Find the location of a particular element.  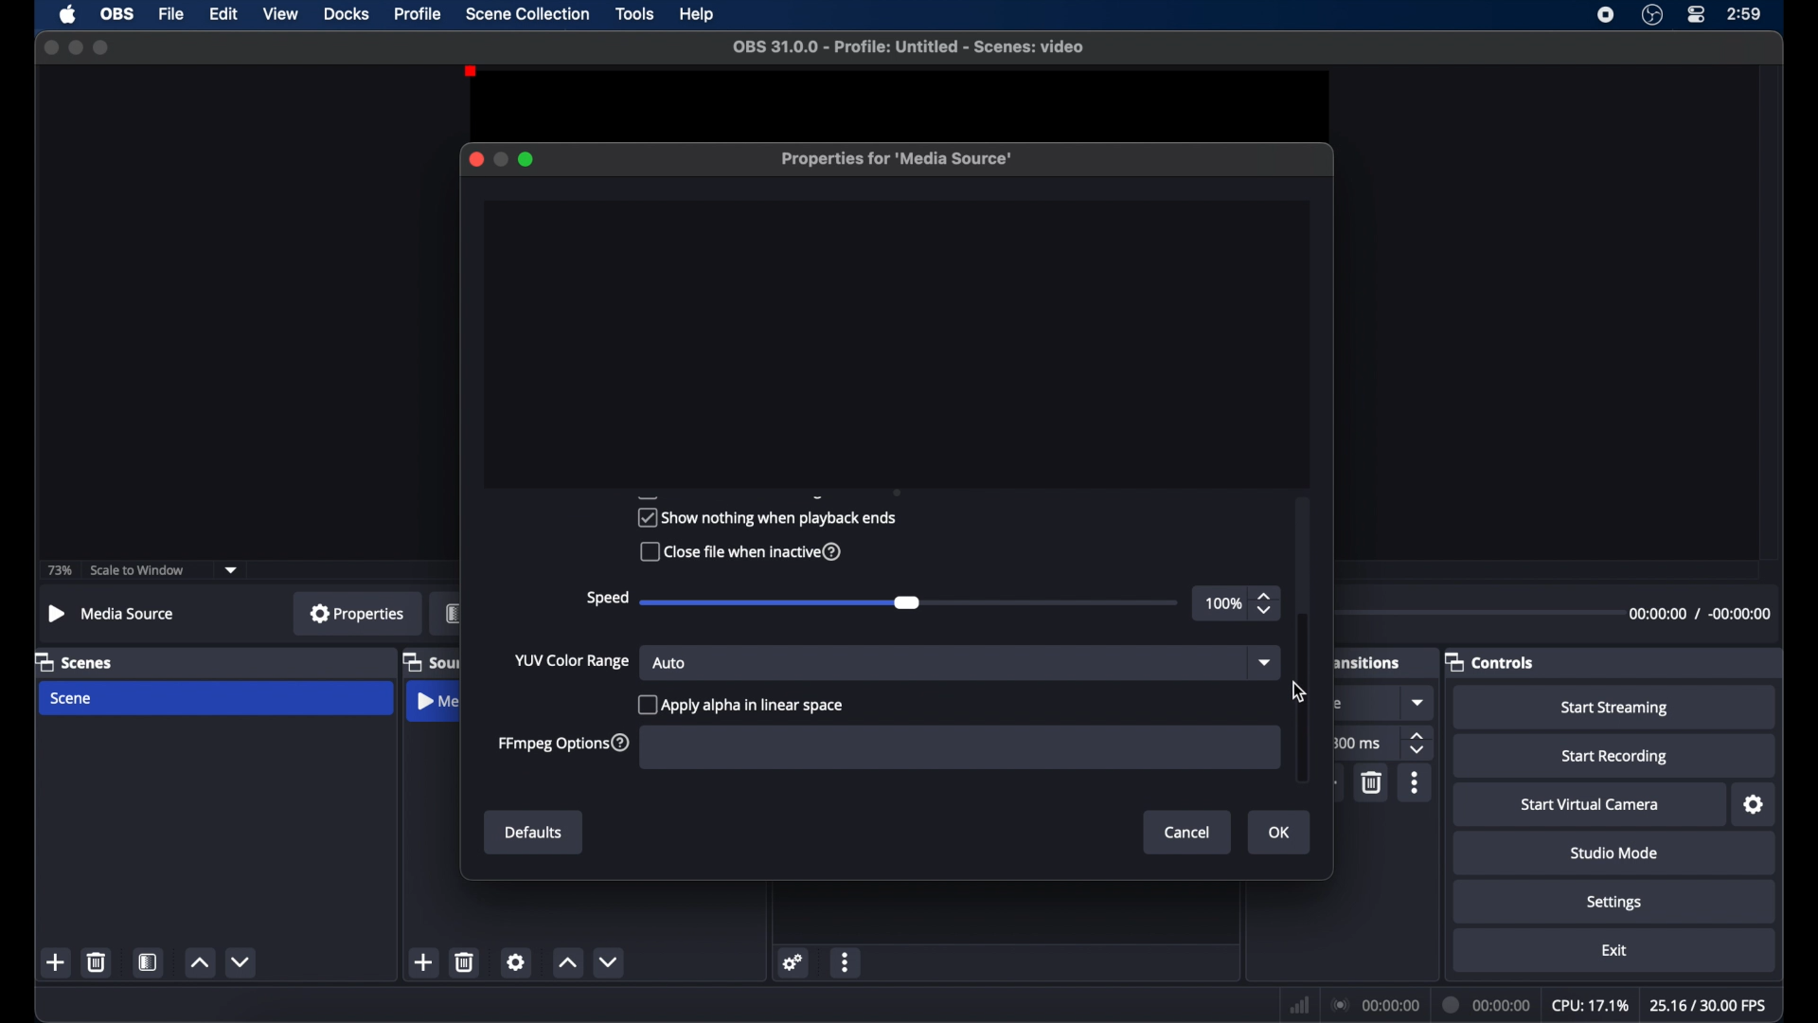

delete is located at coordinates (465, 962).